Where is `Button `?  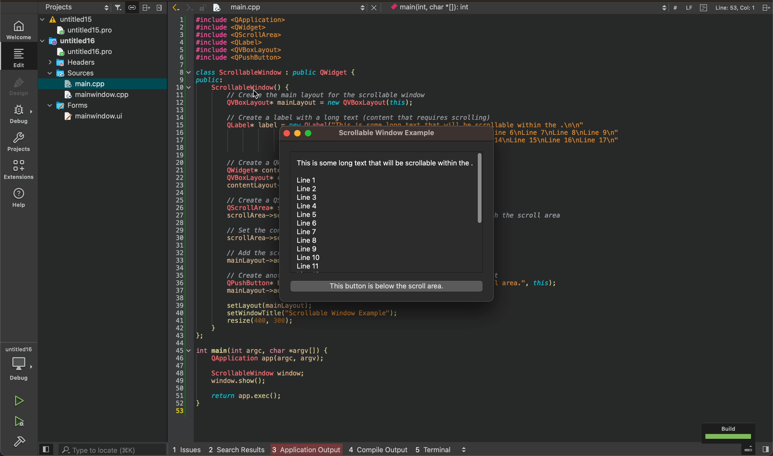
Button  is located at coordinates (387, 287).